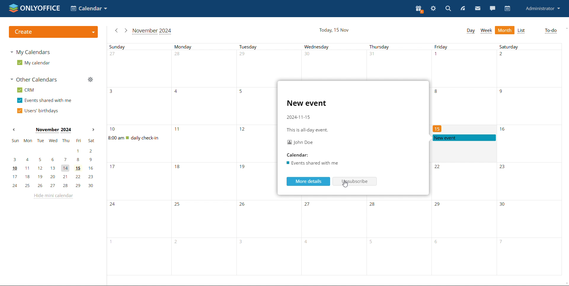 The image size is (569, 286). What do you see at coordinates (433, 8) in the screenshot?
I see `settings` at bounding box center [433, 8].